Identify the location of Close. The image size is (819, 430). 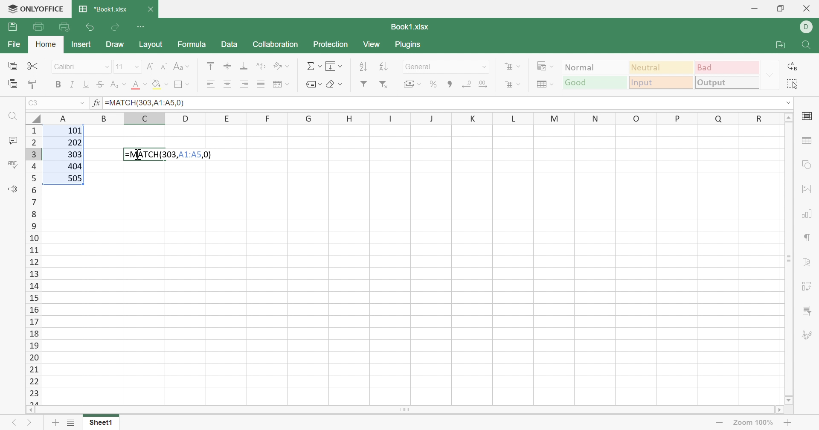
(806, 9).